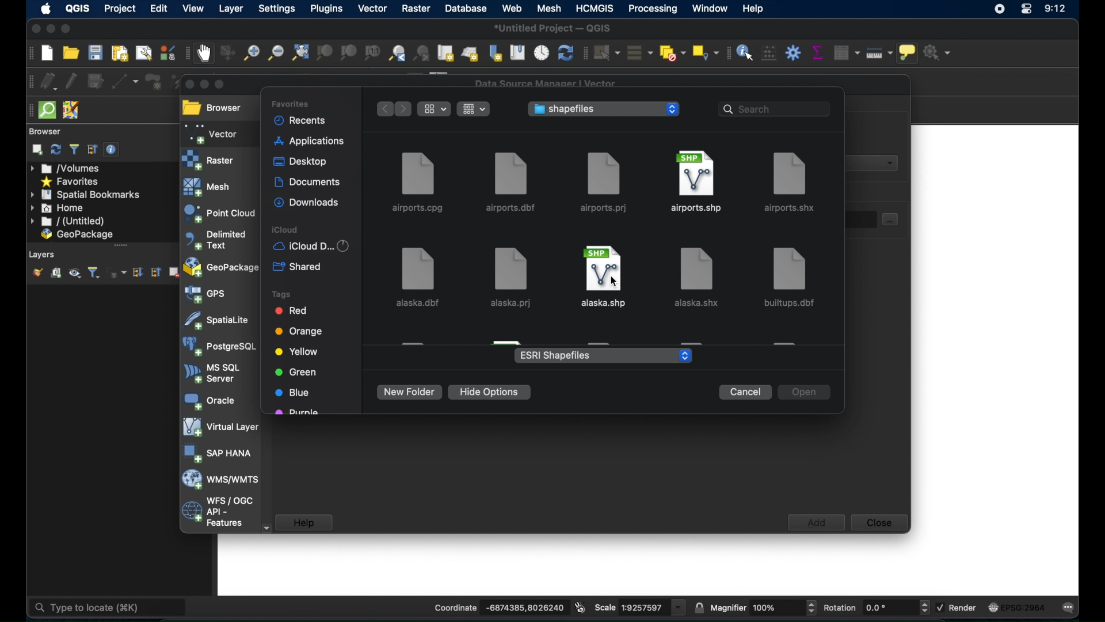 Image resolution: width=1105 pixels, height=622 pixels. What do you see at coordinates (219, 347) in the screenshot?
I see `postgresql` at bounding box center [219, 347].